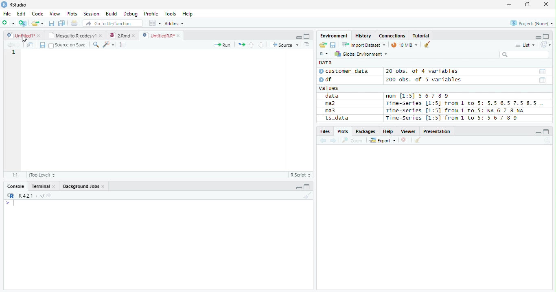  What do you see at coordinates (421, 35) in the screenshot?
I see `Tutorial` at bounding box center [421, 35].